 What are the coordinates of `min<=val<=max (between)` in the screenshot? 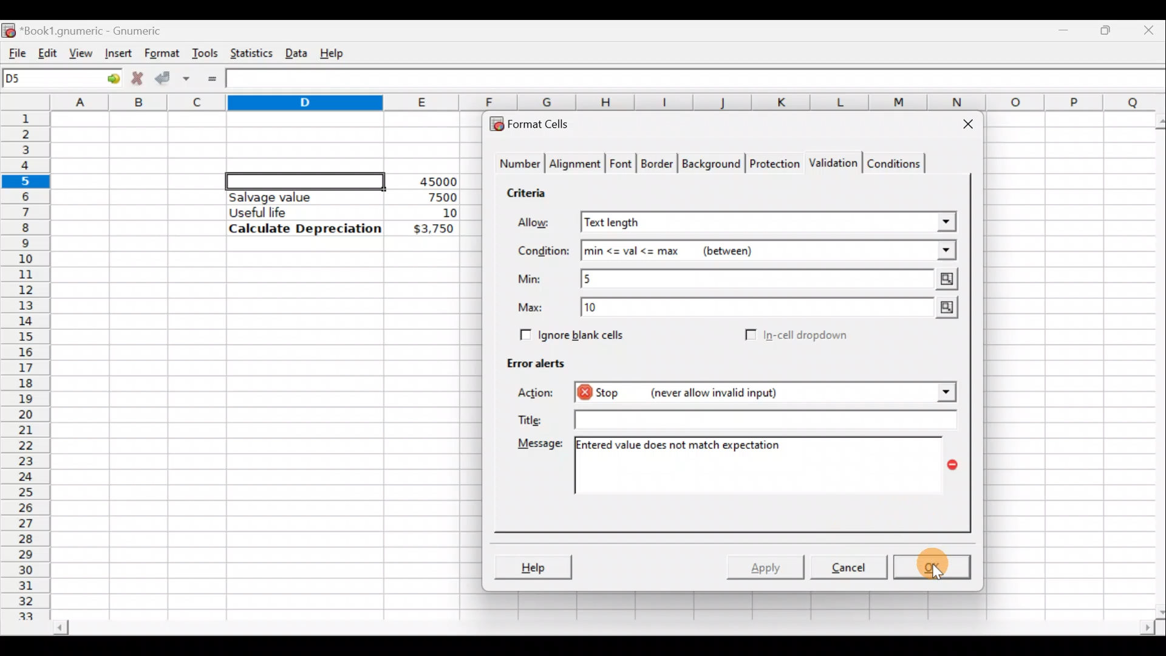 It's located at (769, 251).